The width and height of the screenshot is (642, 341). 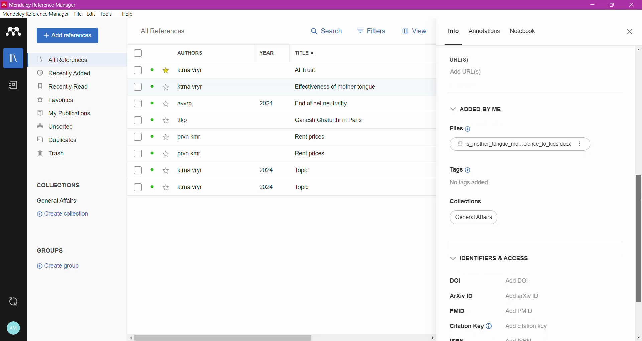 What do you see at coordinates (366, 104) in the screenshot?
I see `end of net neutrally ` at bounding box center [366, 104].